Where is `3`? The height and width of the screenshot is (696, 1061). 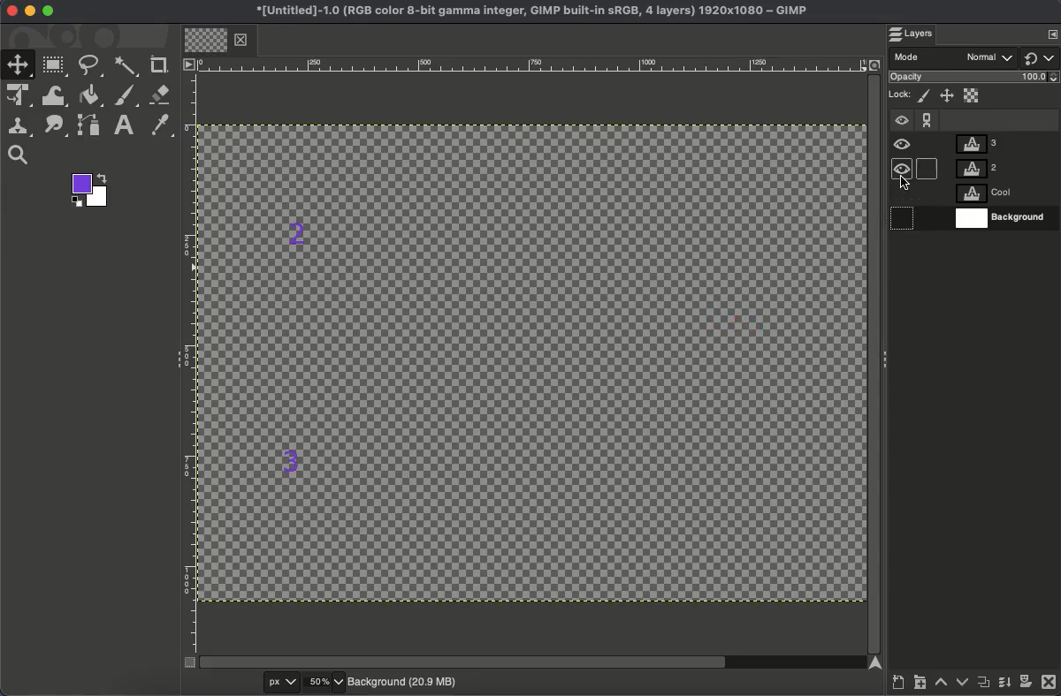 3 is located at coordinates (293, 460).